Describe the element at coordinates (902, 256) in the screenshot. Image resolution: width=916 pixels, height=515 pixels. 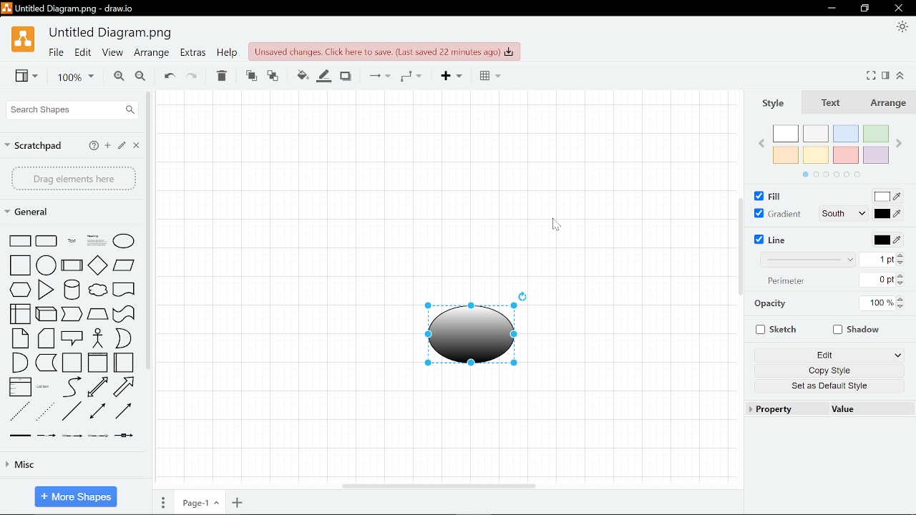
I see `increase line width` at that location.